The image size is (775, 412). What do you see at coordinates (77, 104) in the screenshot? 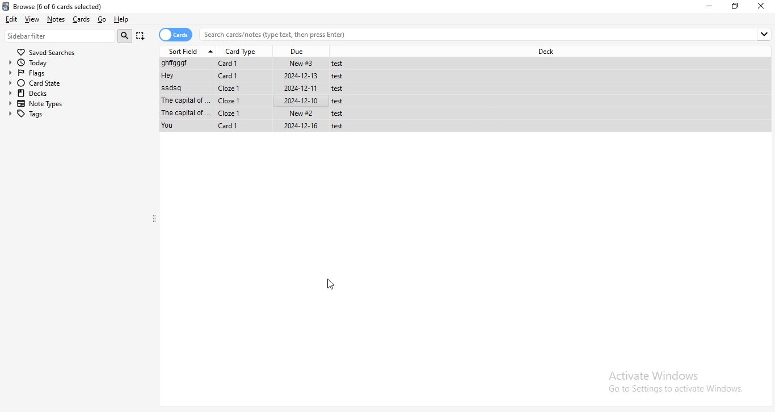
I see `note types` at bounding box center [77, 104].